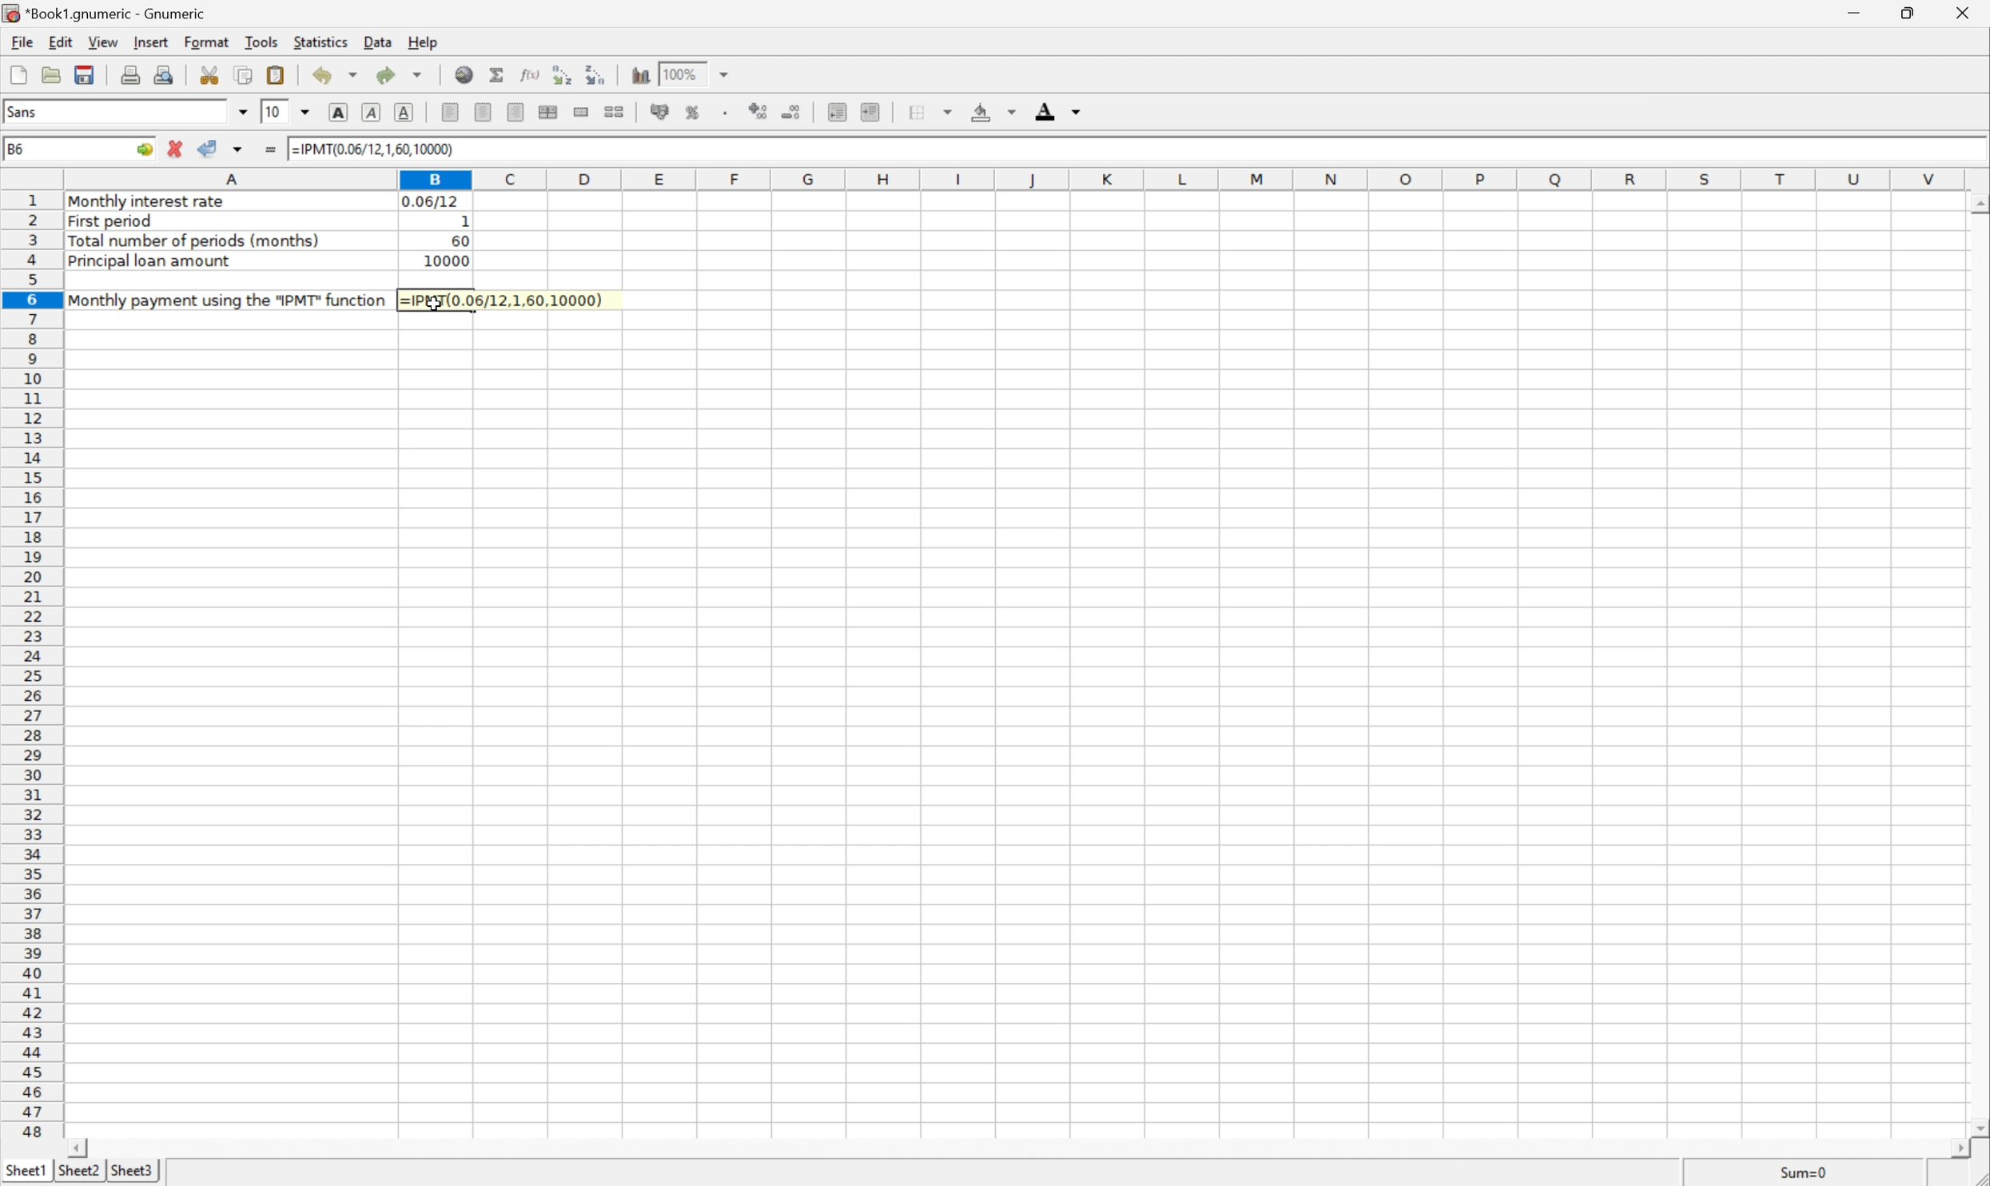 The image size is (1990, 1186). What do you see at coordinates (596, 75) in the screenshot?
I see `Sort the selected region in descending order based on the first column selected` at bounding box center [596, 75].